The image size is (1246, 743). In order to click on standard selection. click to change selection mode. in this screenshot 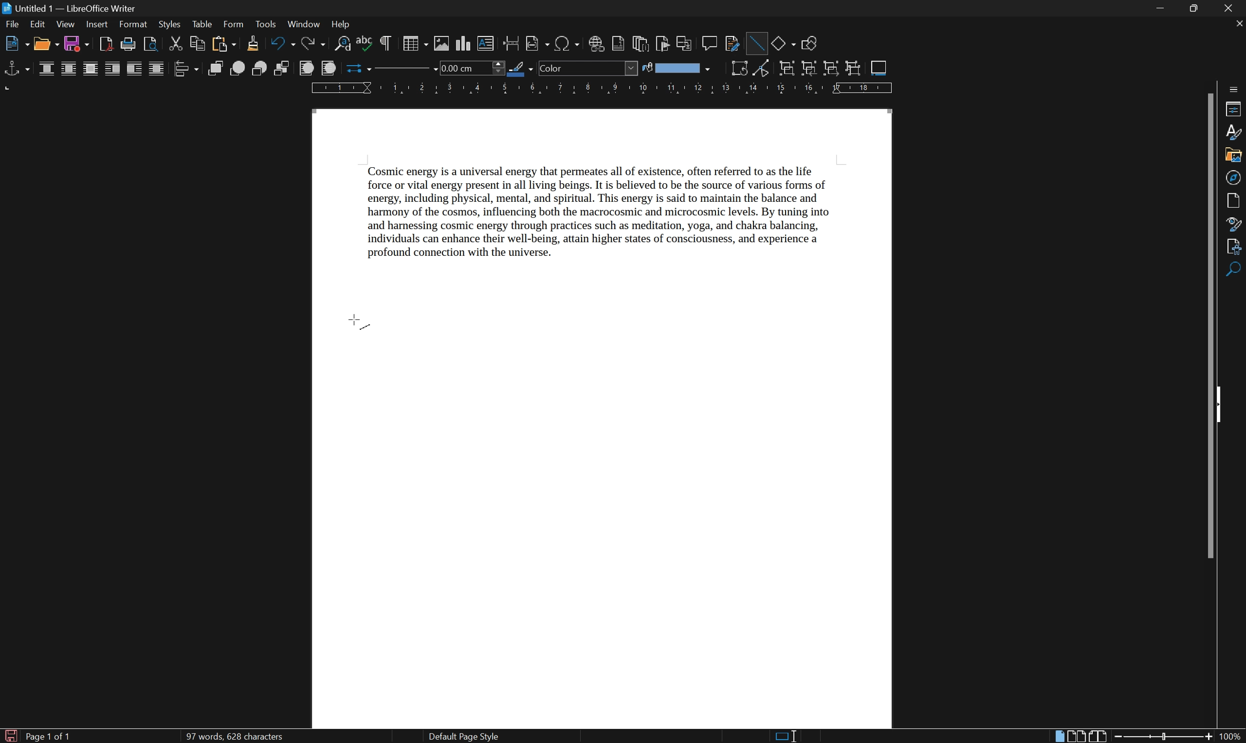, I will do `click(787, 736)`.